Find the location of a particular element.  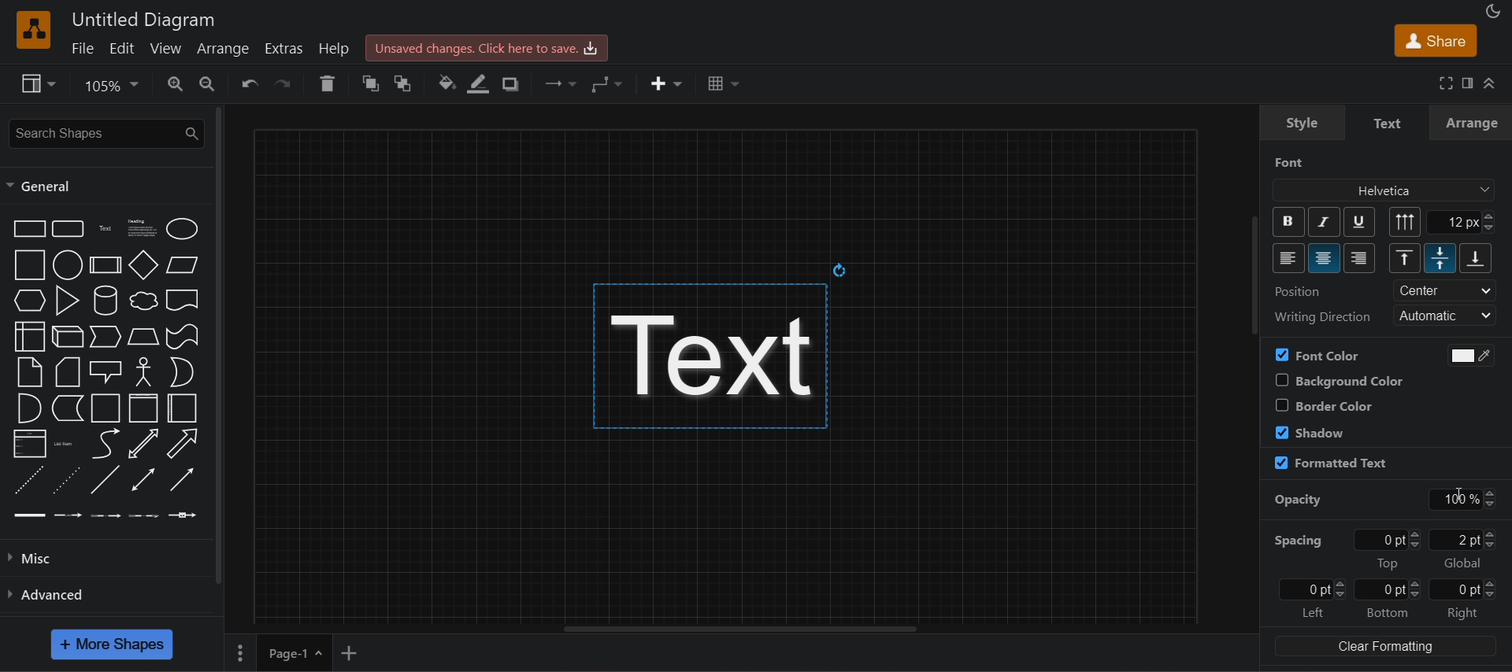

format is located at coordinates (1465, 82).